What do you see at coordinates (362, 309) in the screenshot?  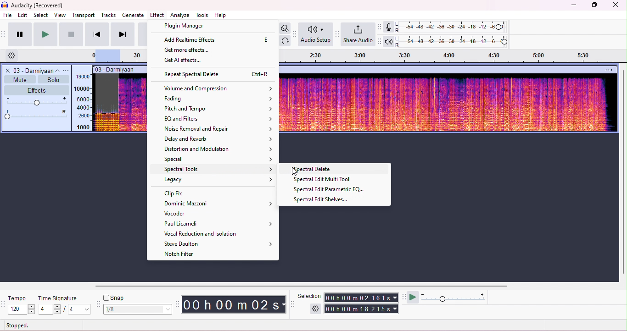 I see `total time` at bounding box center [362, 309].